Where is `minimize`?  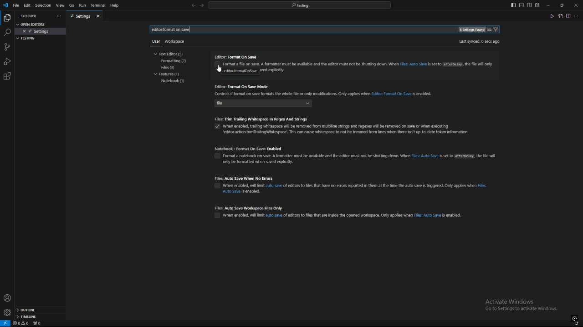 minimize is located at coordinates (548, 5).